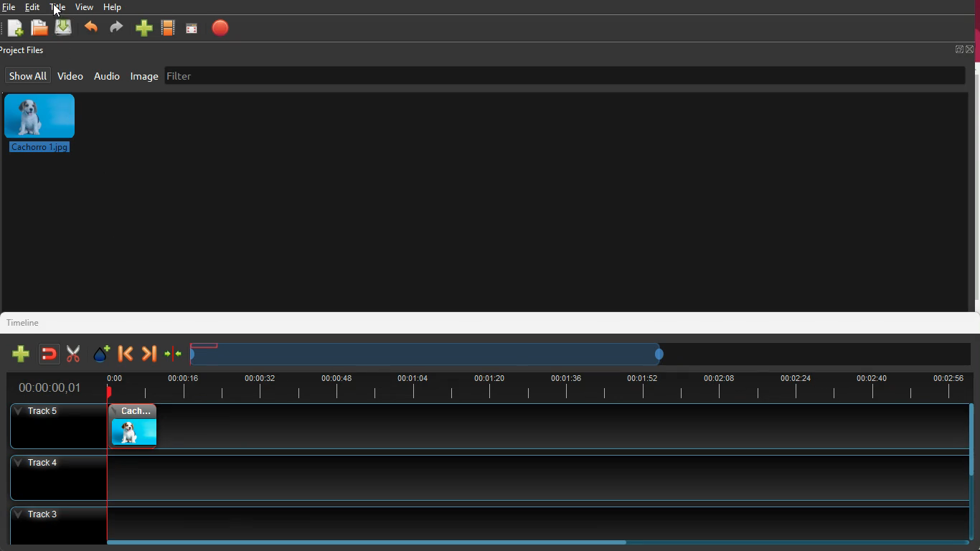 The image size is (980, 551). What do you see at coordinates (28, 75) in the screenshot?
I see `show all` at bounding box center [28, 75].